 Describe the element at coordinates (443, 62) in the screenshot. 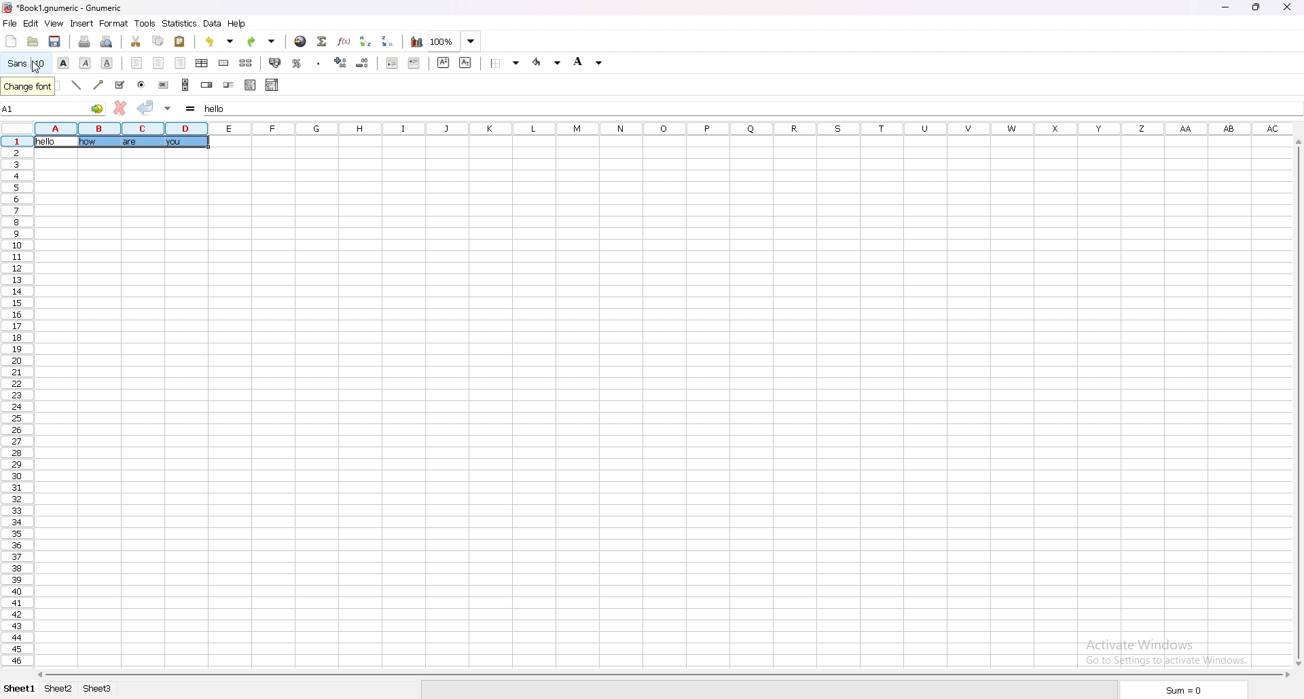

I see `superscript` at that location.